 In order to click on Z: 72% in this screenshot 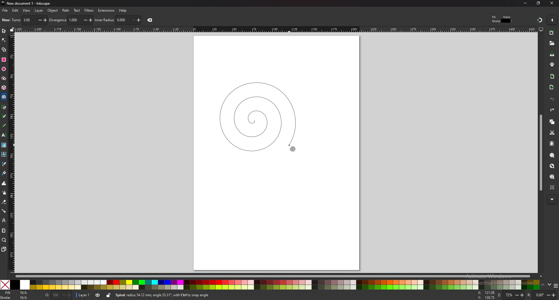, I will do `click(511, 295)`.